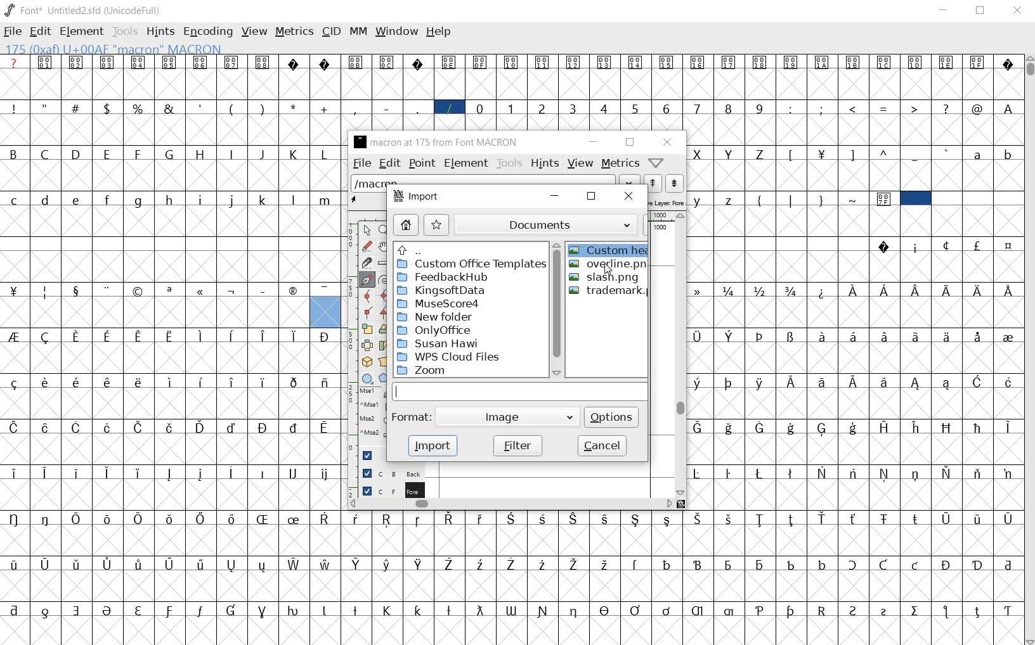 The height and width of the screenshot is (645, 1035). What do you see at coordinates (170, 290) in the screenshot?
I see `Symbol` at bounding box center [170, 290].